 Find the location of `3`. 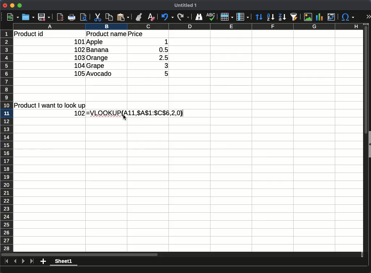

3 is located at coordinates (163, 66).